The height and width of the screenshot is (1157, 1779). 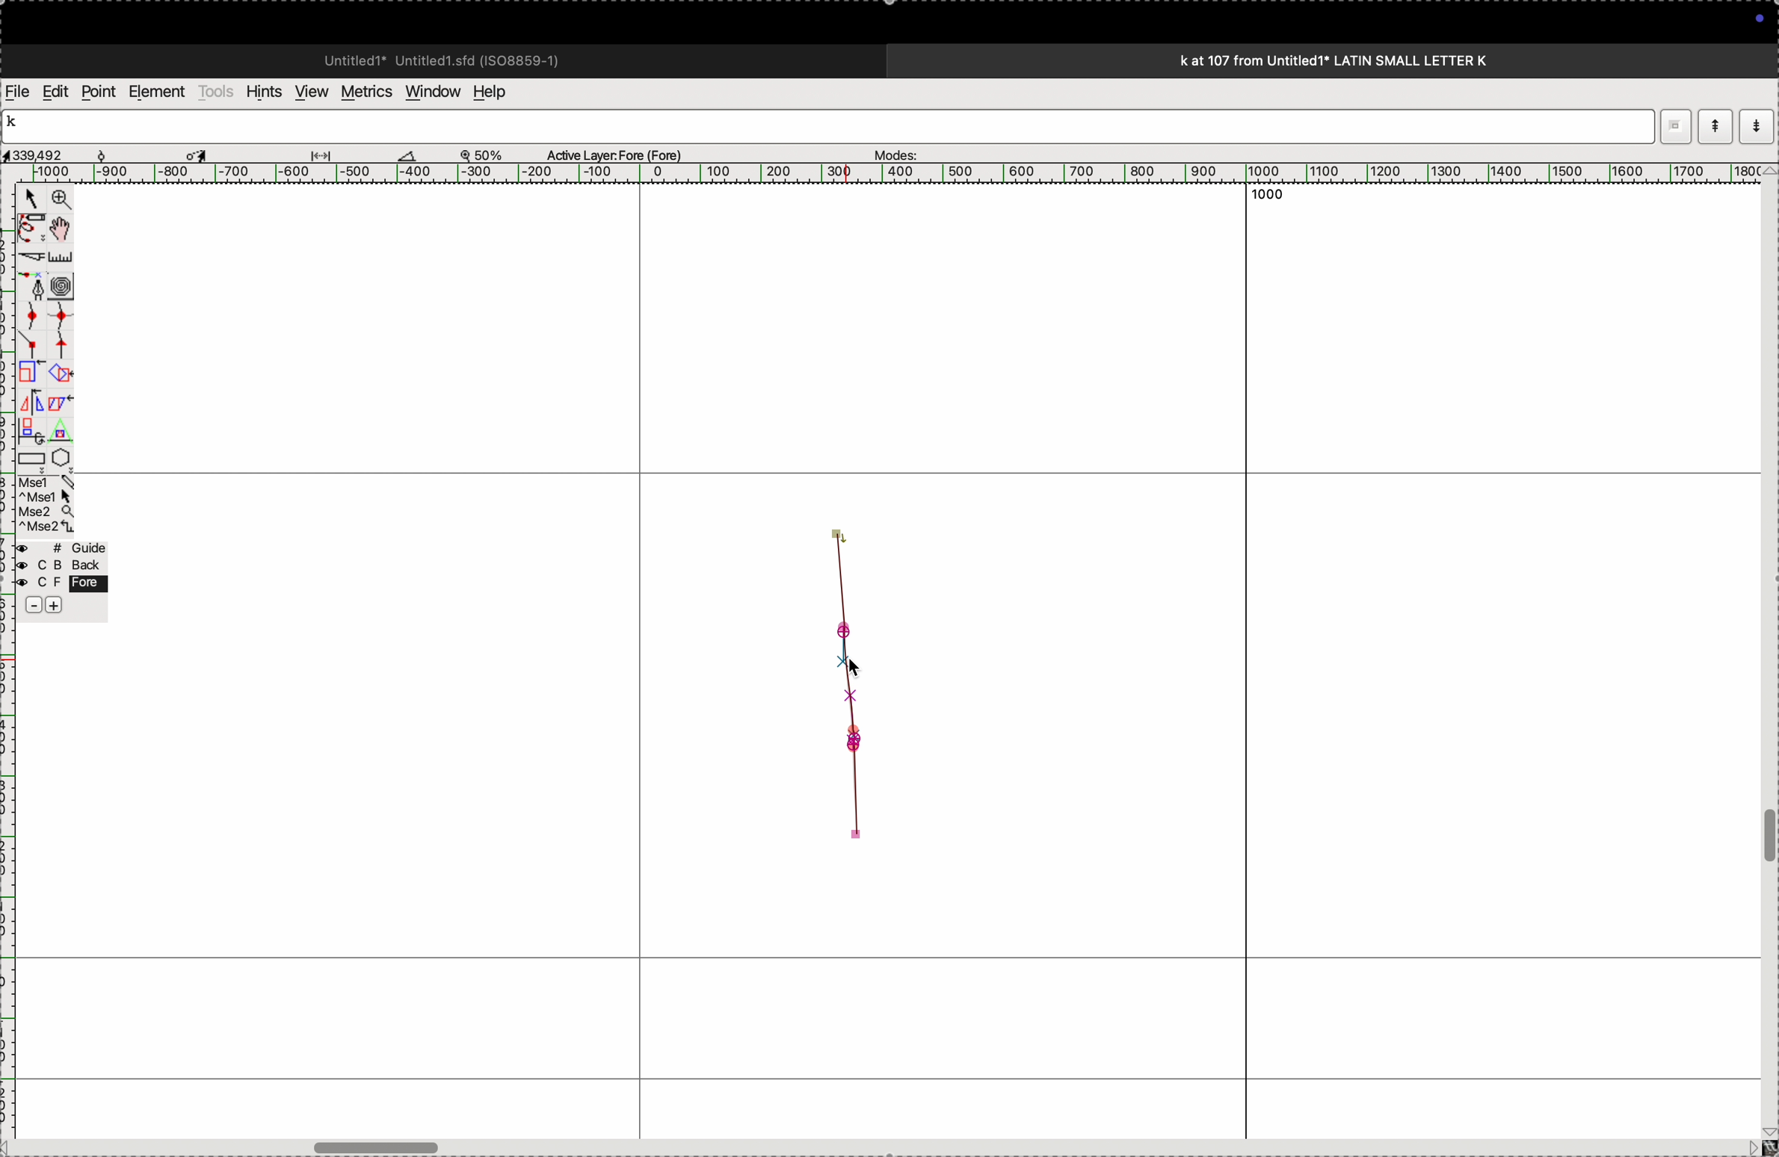 What do you see at coordinates (1715, 125) in the screenshot?
I see `modeup` at bounding box center [1715, 125].